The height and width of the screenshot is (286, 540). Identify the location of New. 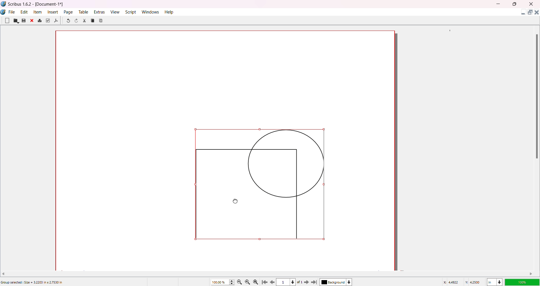
(7, 20).